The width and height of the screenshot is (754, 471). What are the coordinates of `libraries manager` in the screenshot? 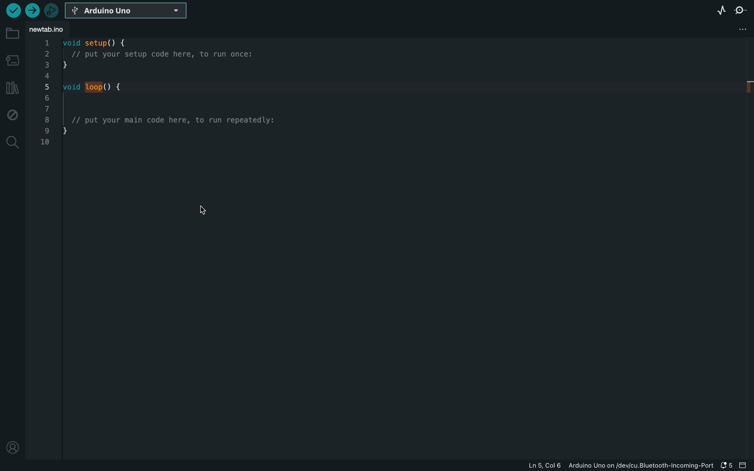 It's located at (11, 88).